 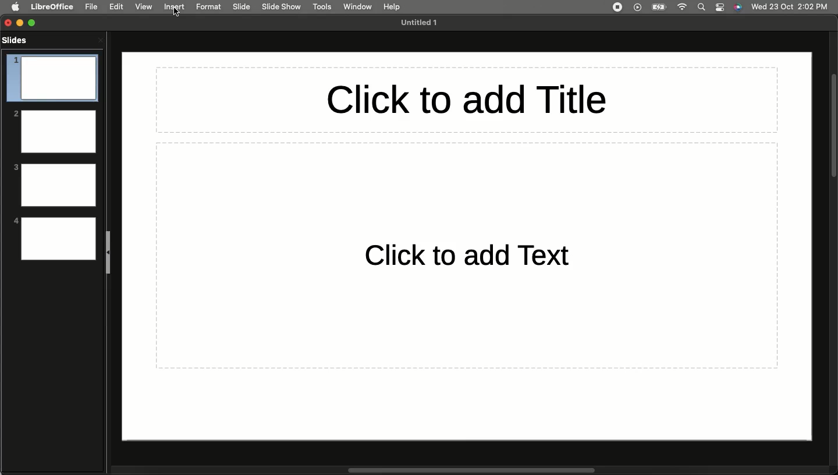 I want to click on Charge, so click(x=659, y=7).